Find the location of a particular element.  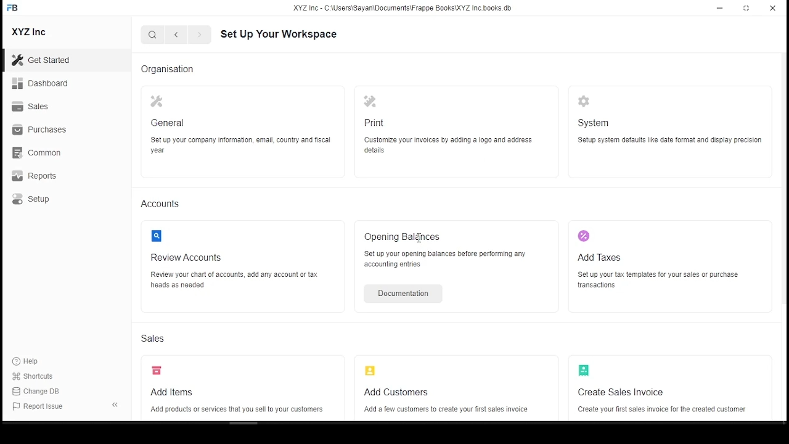

add a few customers to create your first sales invoice is located at coordinates (442, 410).